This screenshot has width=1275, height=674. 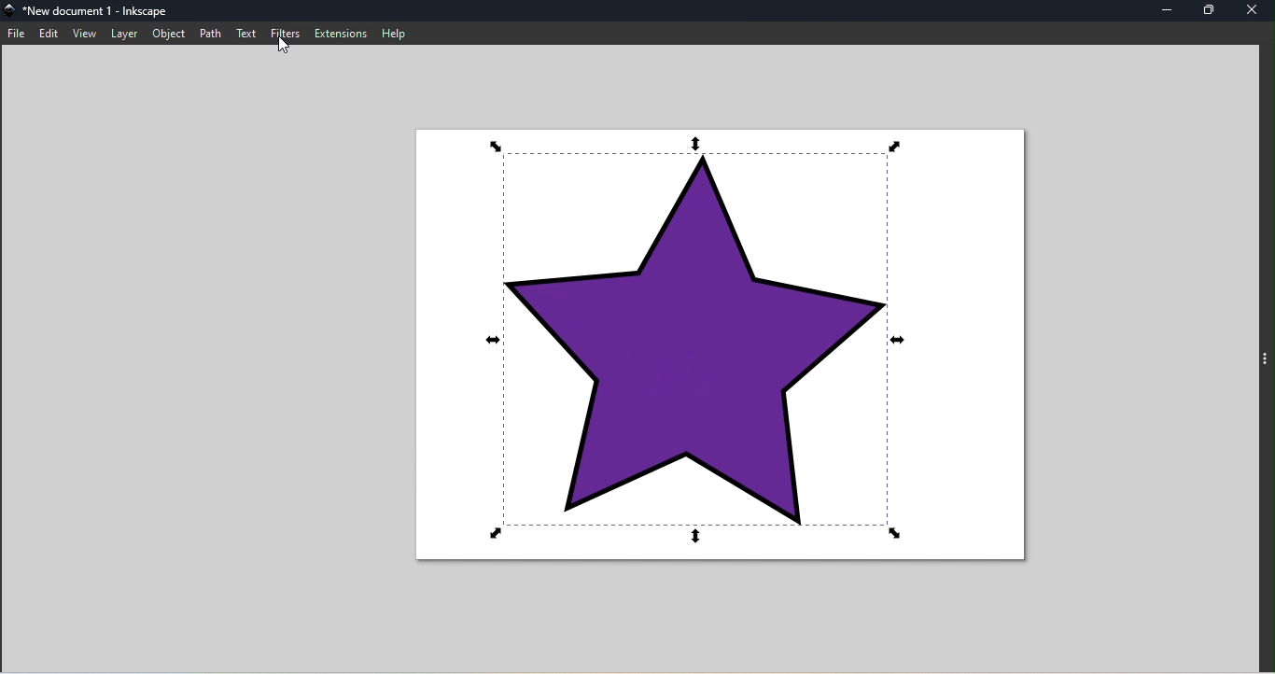 What do you see at coordinates (343, 35) in the screenshot?
I see `Extensions` at bounding box center [343, 35].